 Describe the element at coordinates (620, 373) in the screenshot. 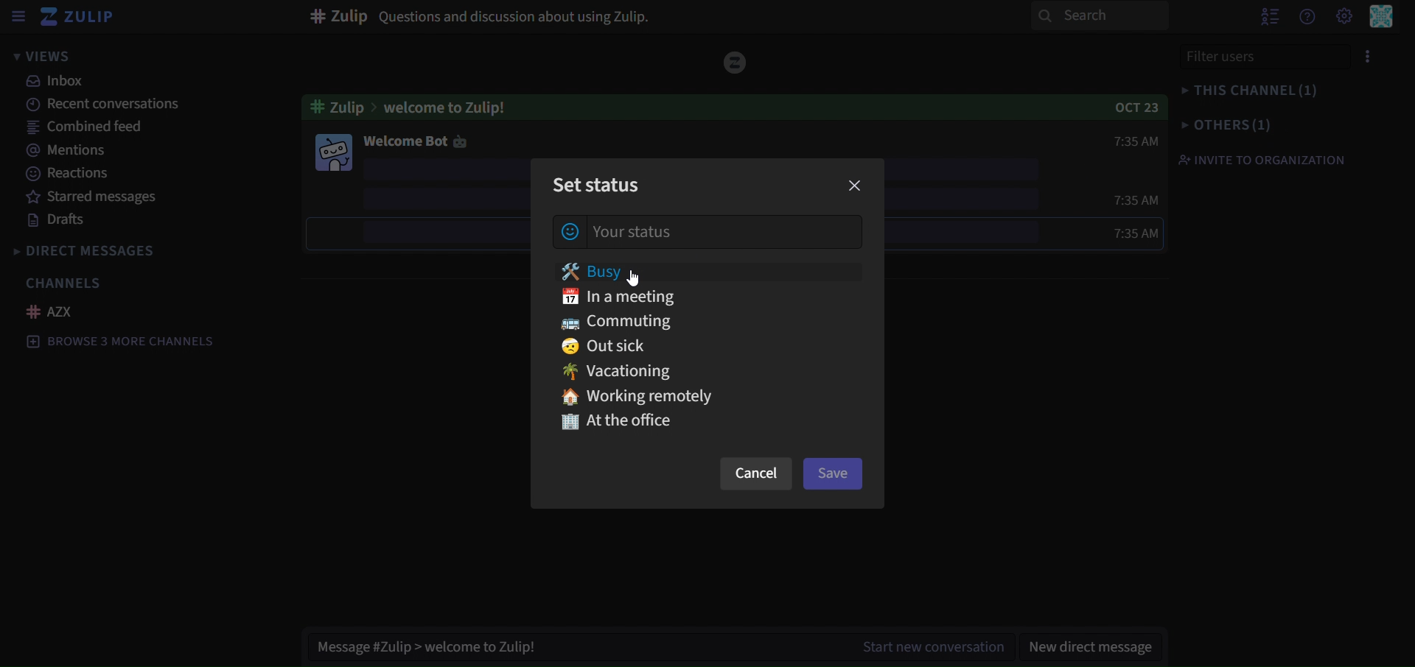

I see `vacationing` at that location.